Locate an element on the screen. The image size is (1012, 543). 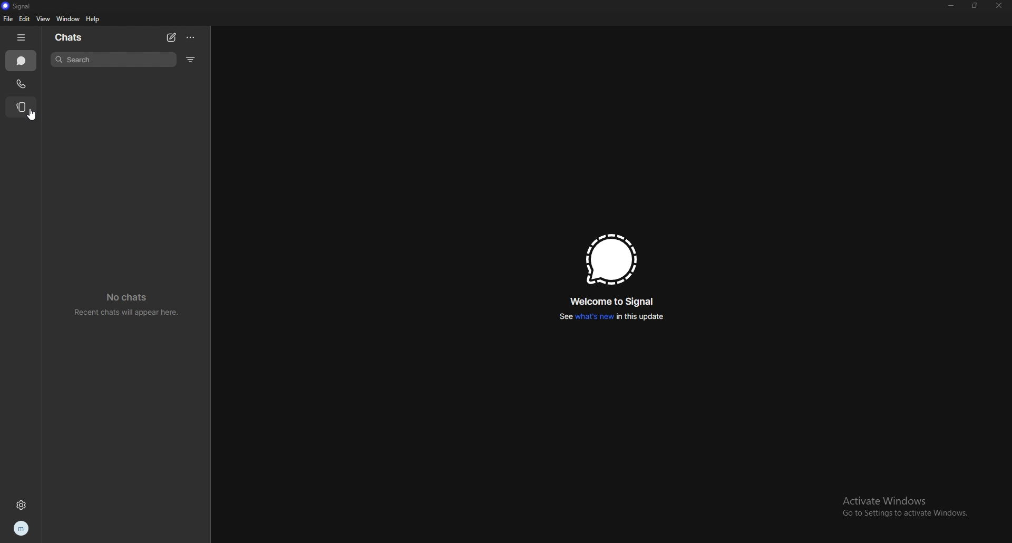
See is located at coordinates (561, 318).